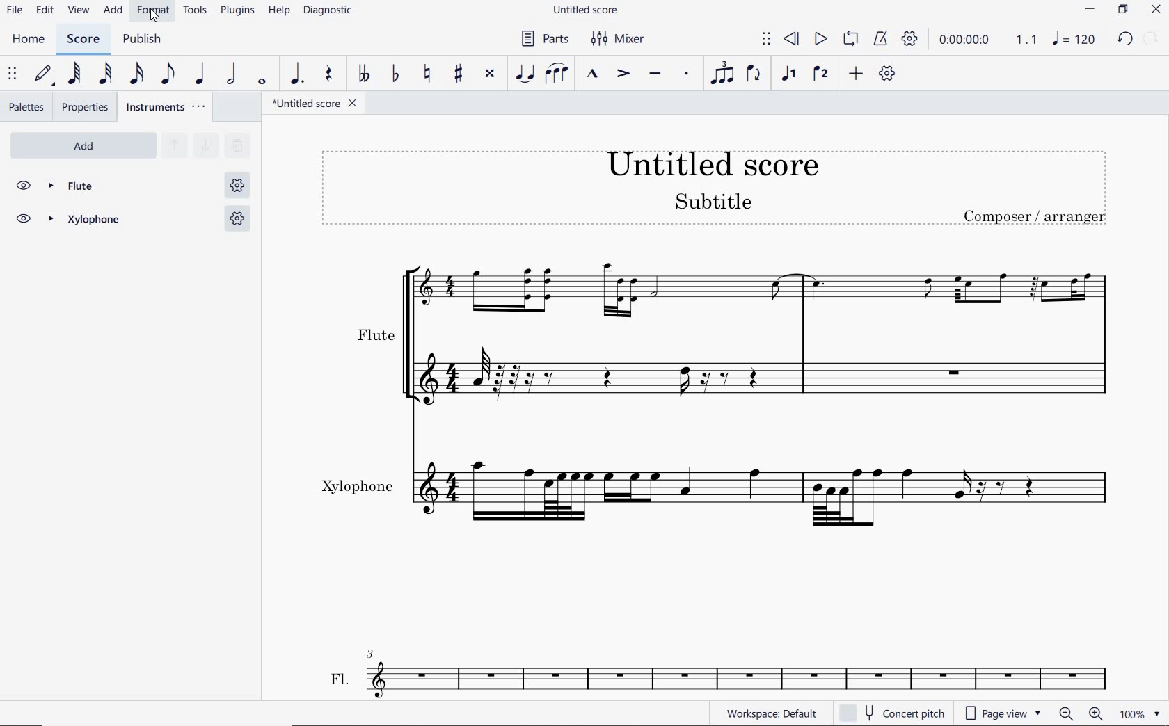 This screenshot has width=1169, height=726. What do you see at coordinates (395, 74) in the screenshot?
I see `TOGGLE FLAT` at bounding box center [395, 74].